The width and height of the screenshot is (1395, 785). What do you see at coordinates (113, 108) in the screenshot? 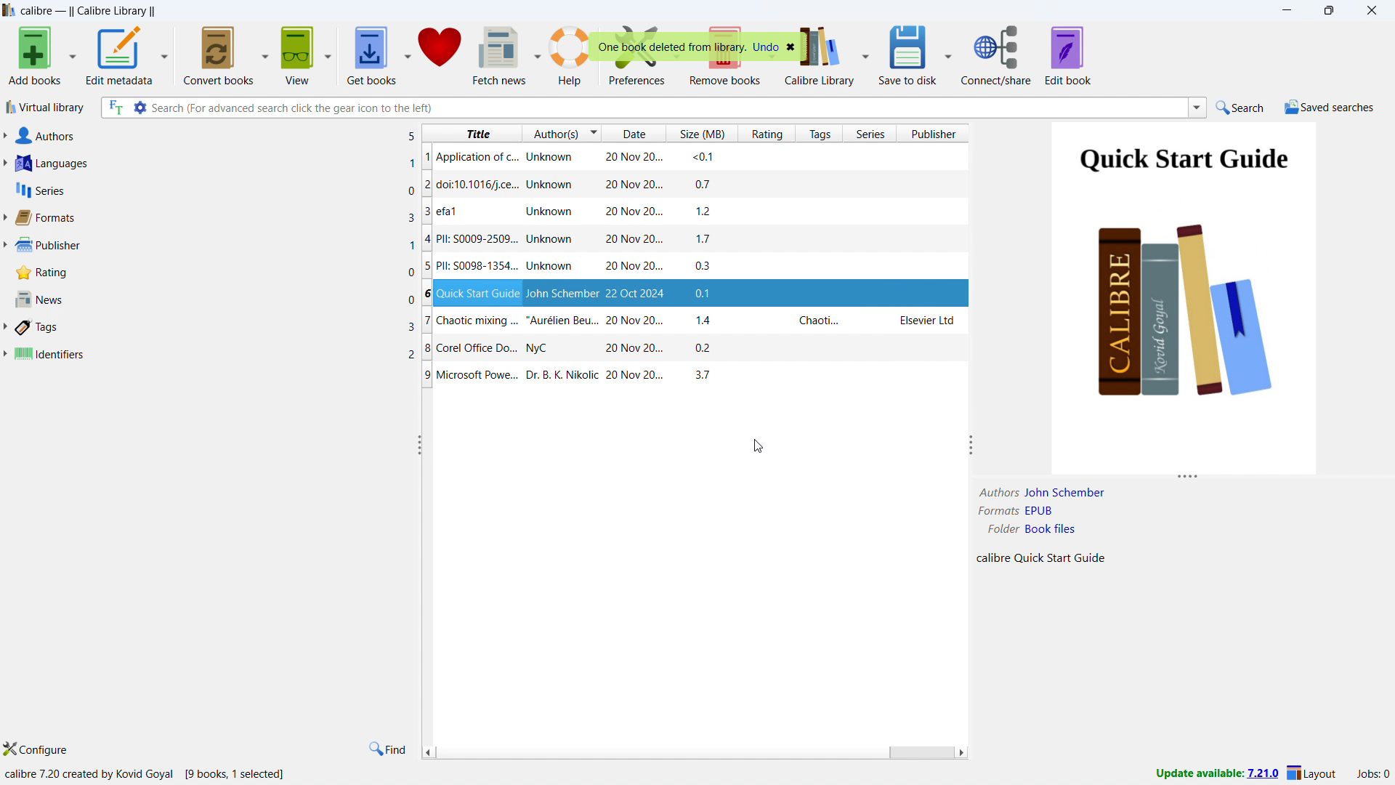
I see `serach full text` at bounding box center [113, 108].